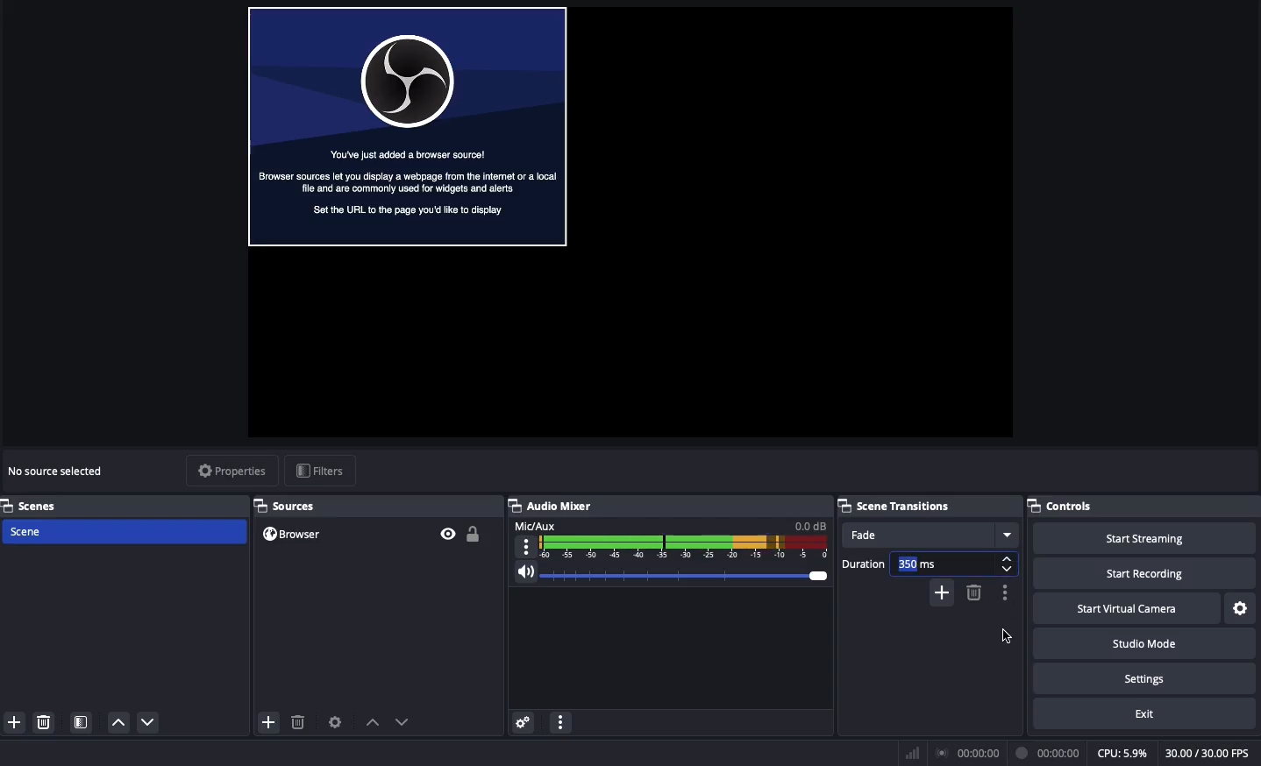 The height and width of the screenshot is (766, 1261). Describe the element at coordinates (1148, 679) in the screenshot. I see `Settings` at that location.